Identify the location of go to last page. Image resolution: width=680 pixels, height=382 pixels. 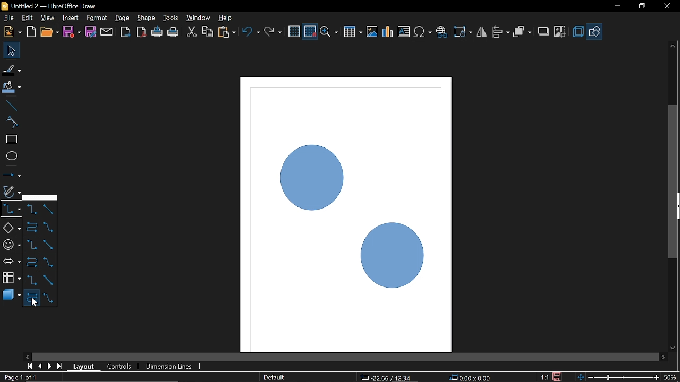
(61, 366).